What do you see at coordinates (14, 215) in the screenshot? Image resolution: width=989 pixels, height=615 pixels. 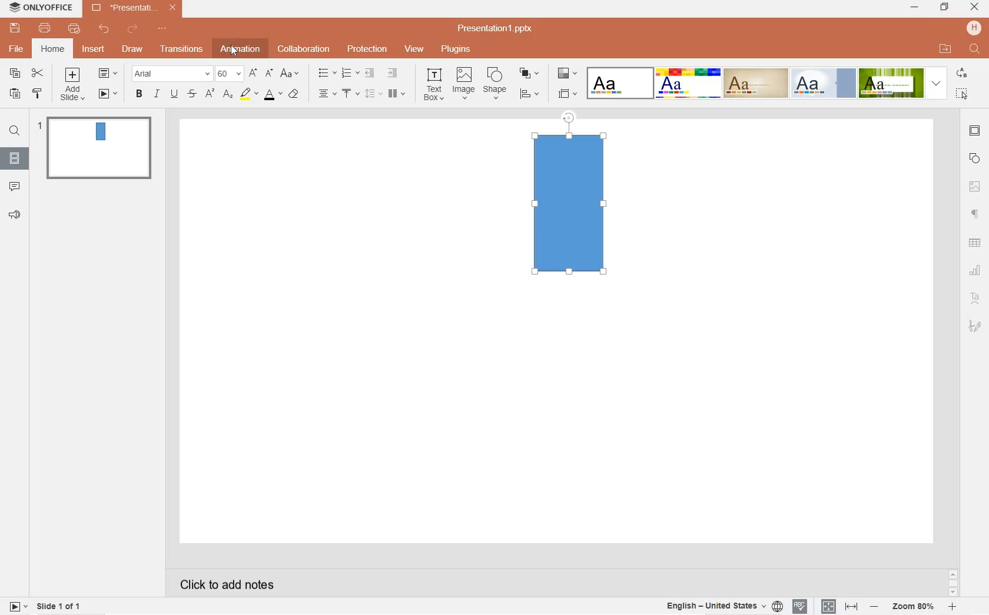 I see `feedback & support` at bounding box center [14, 215].